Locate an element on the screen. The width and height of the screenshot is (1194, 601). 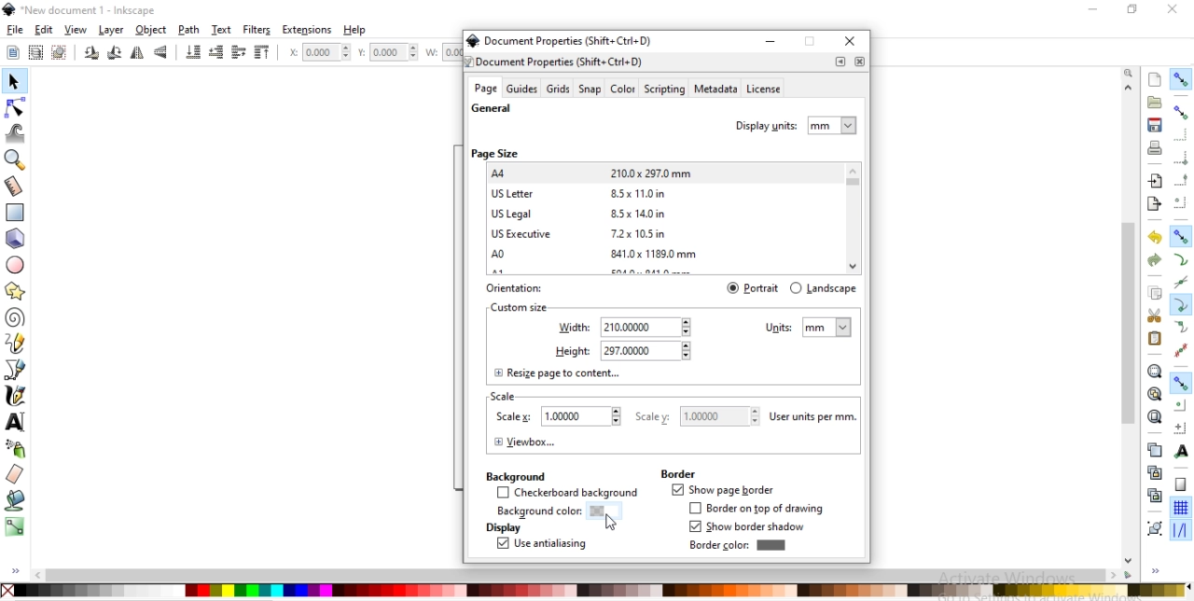
page size is located at coordinates (494, 153).